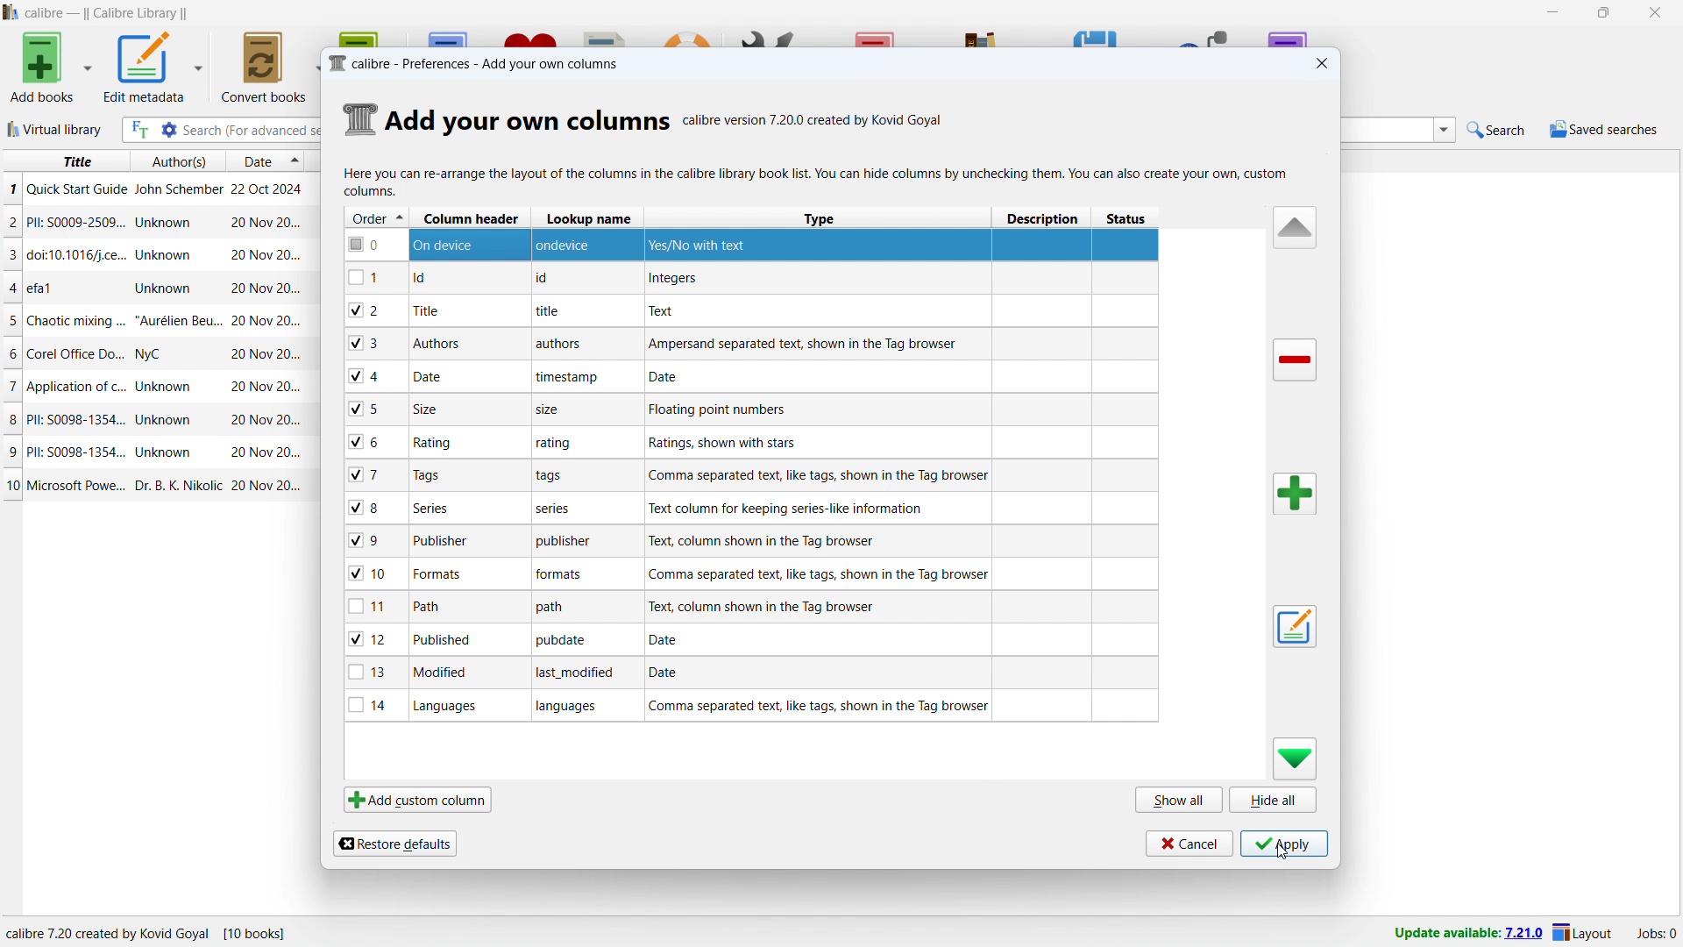 The image size is (1683, 947). I want to click on virtual library, so click(55, 130).